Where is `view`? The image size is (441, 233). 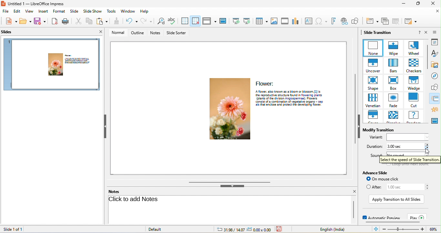
view is located at coordinates (29, 11).